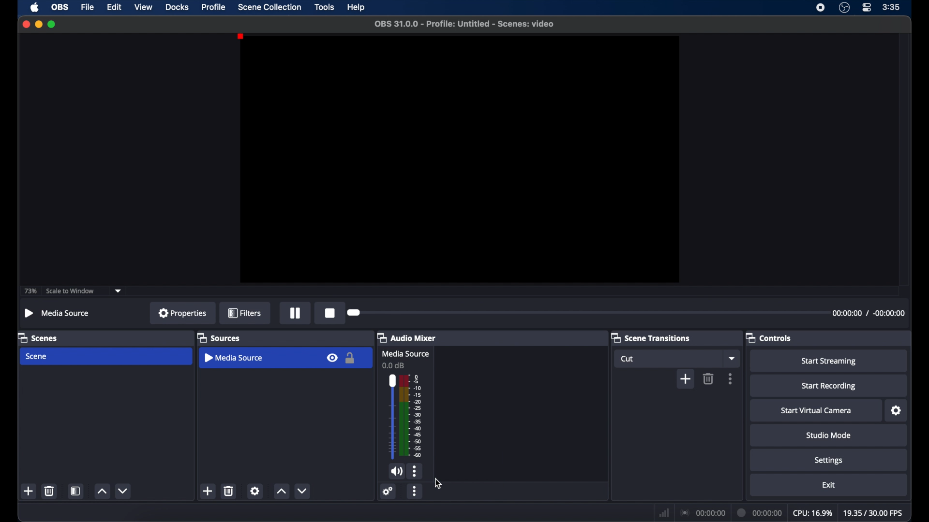 This screenshot has height=522, width=929. I want to click on preview, so click(459, 159).